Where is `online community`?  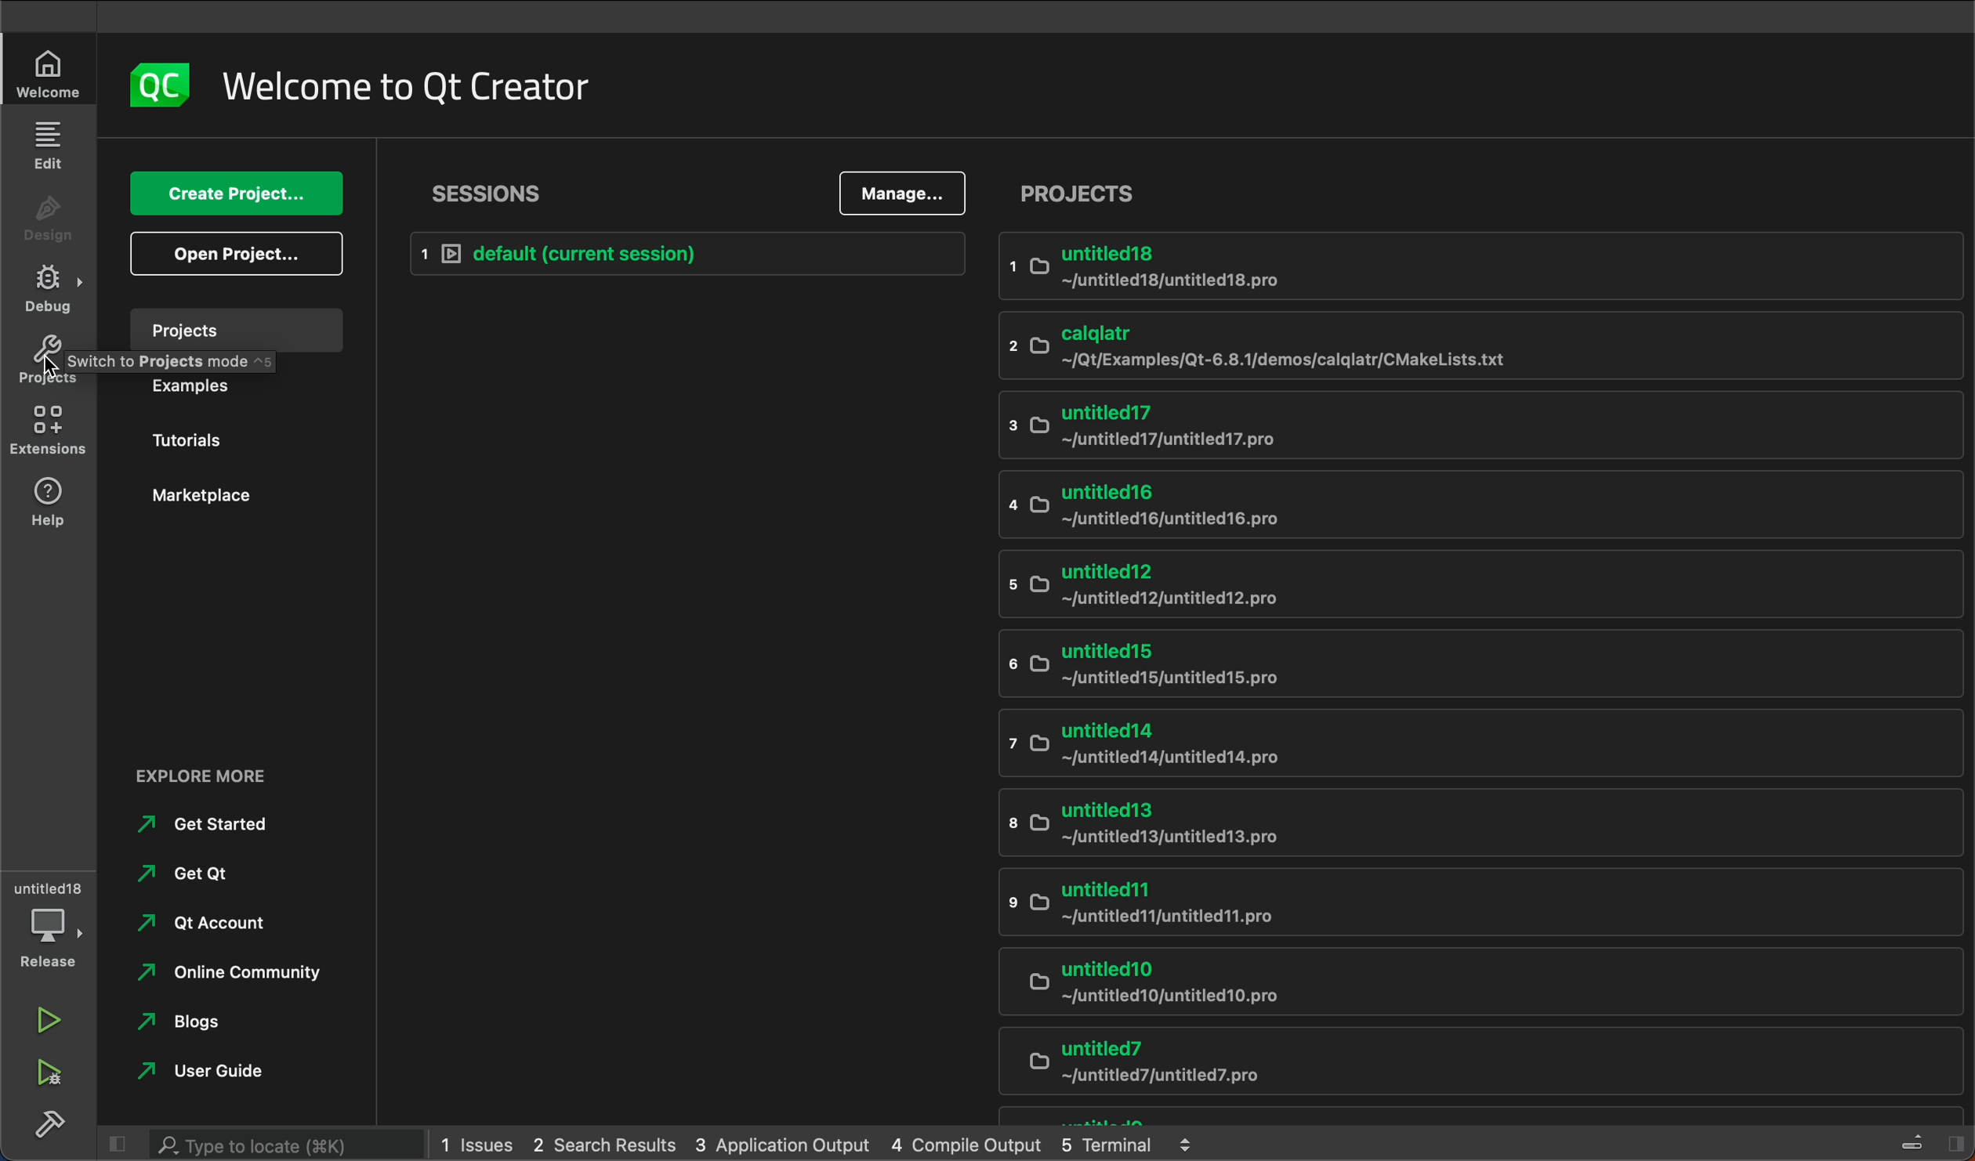 online community is located at coordinates (224, 976).